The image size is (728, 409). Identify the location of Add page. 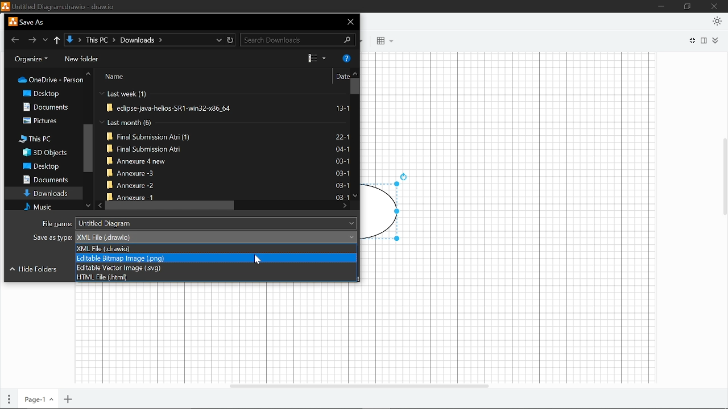
(69, 398).